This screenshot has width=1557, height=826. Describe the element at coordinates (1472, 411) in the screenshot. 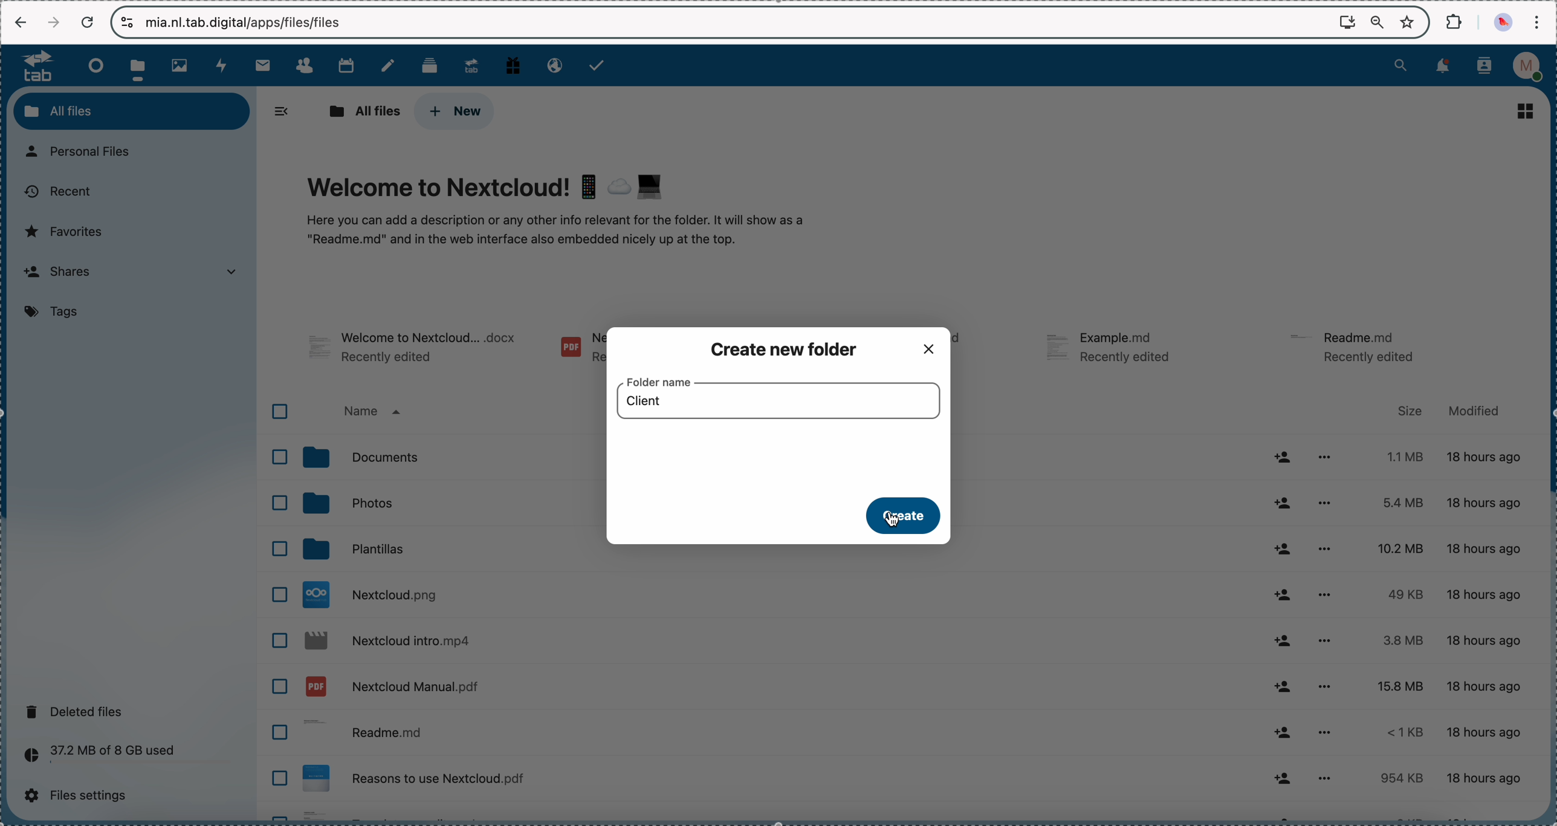

I see `modified` at that location.